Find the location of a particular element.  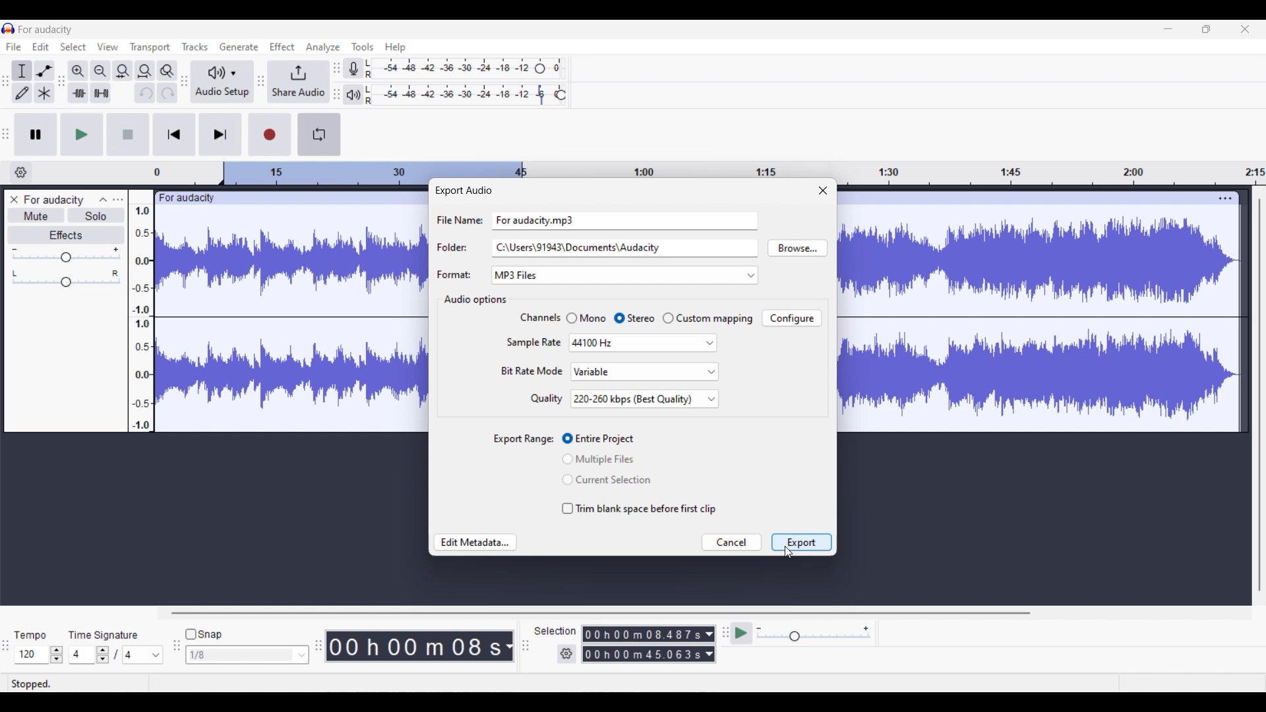

Snap options is located at coordinates (247, 655).